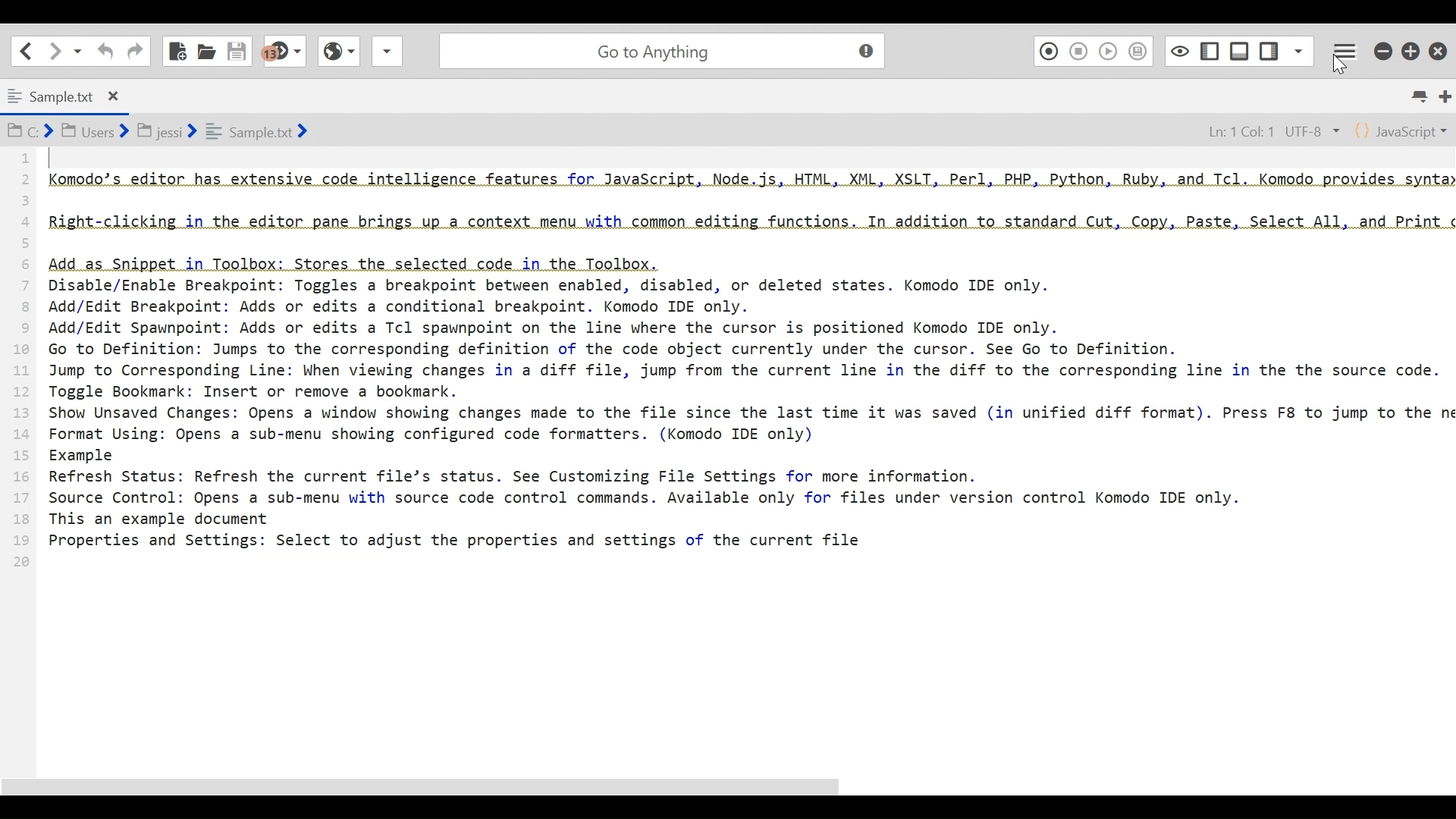  Describe the element at coordinates (1209, 49) in the screenshot. I see `Show/Hide Right Side Panel` at that location.